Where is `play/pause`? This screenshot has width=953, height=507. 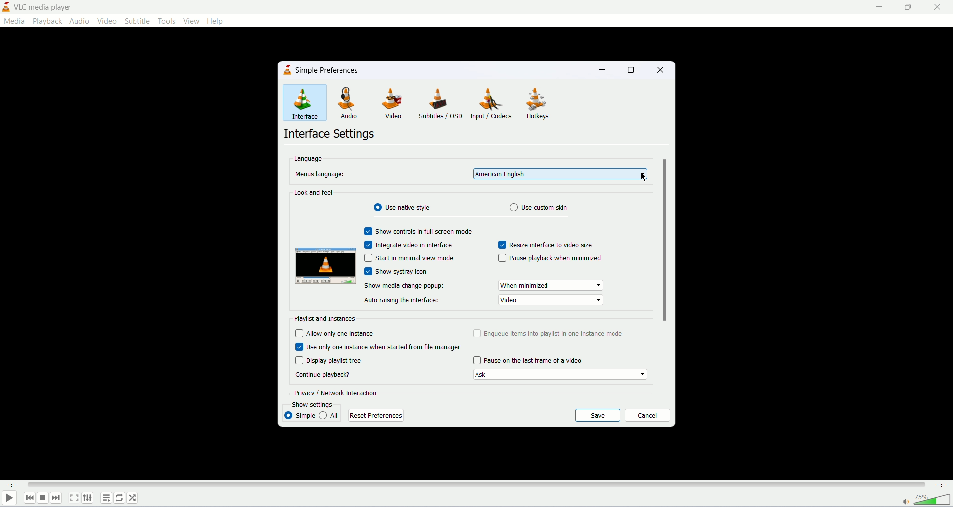 play/pause is located at coordinates (10, 499).